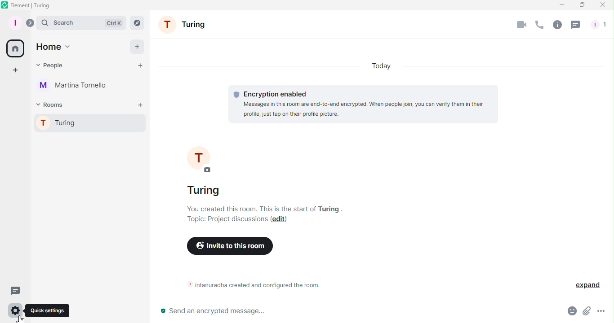  Describe the element at coordinates (378, 65) in the screenshot. I see `Today` at that location.